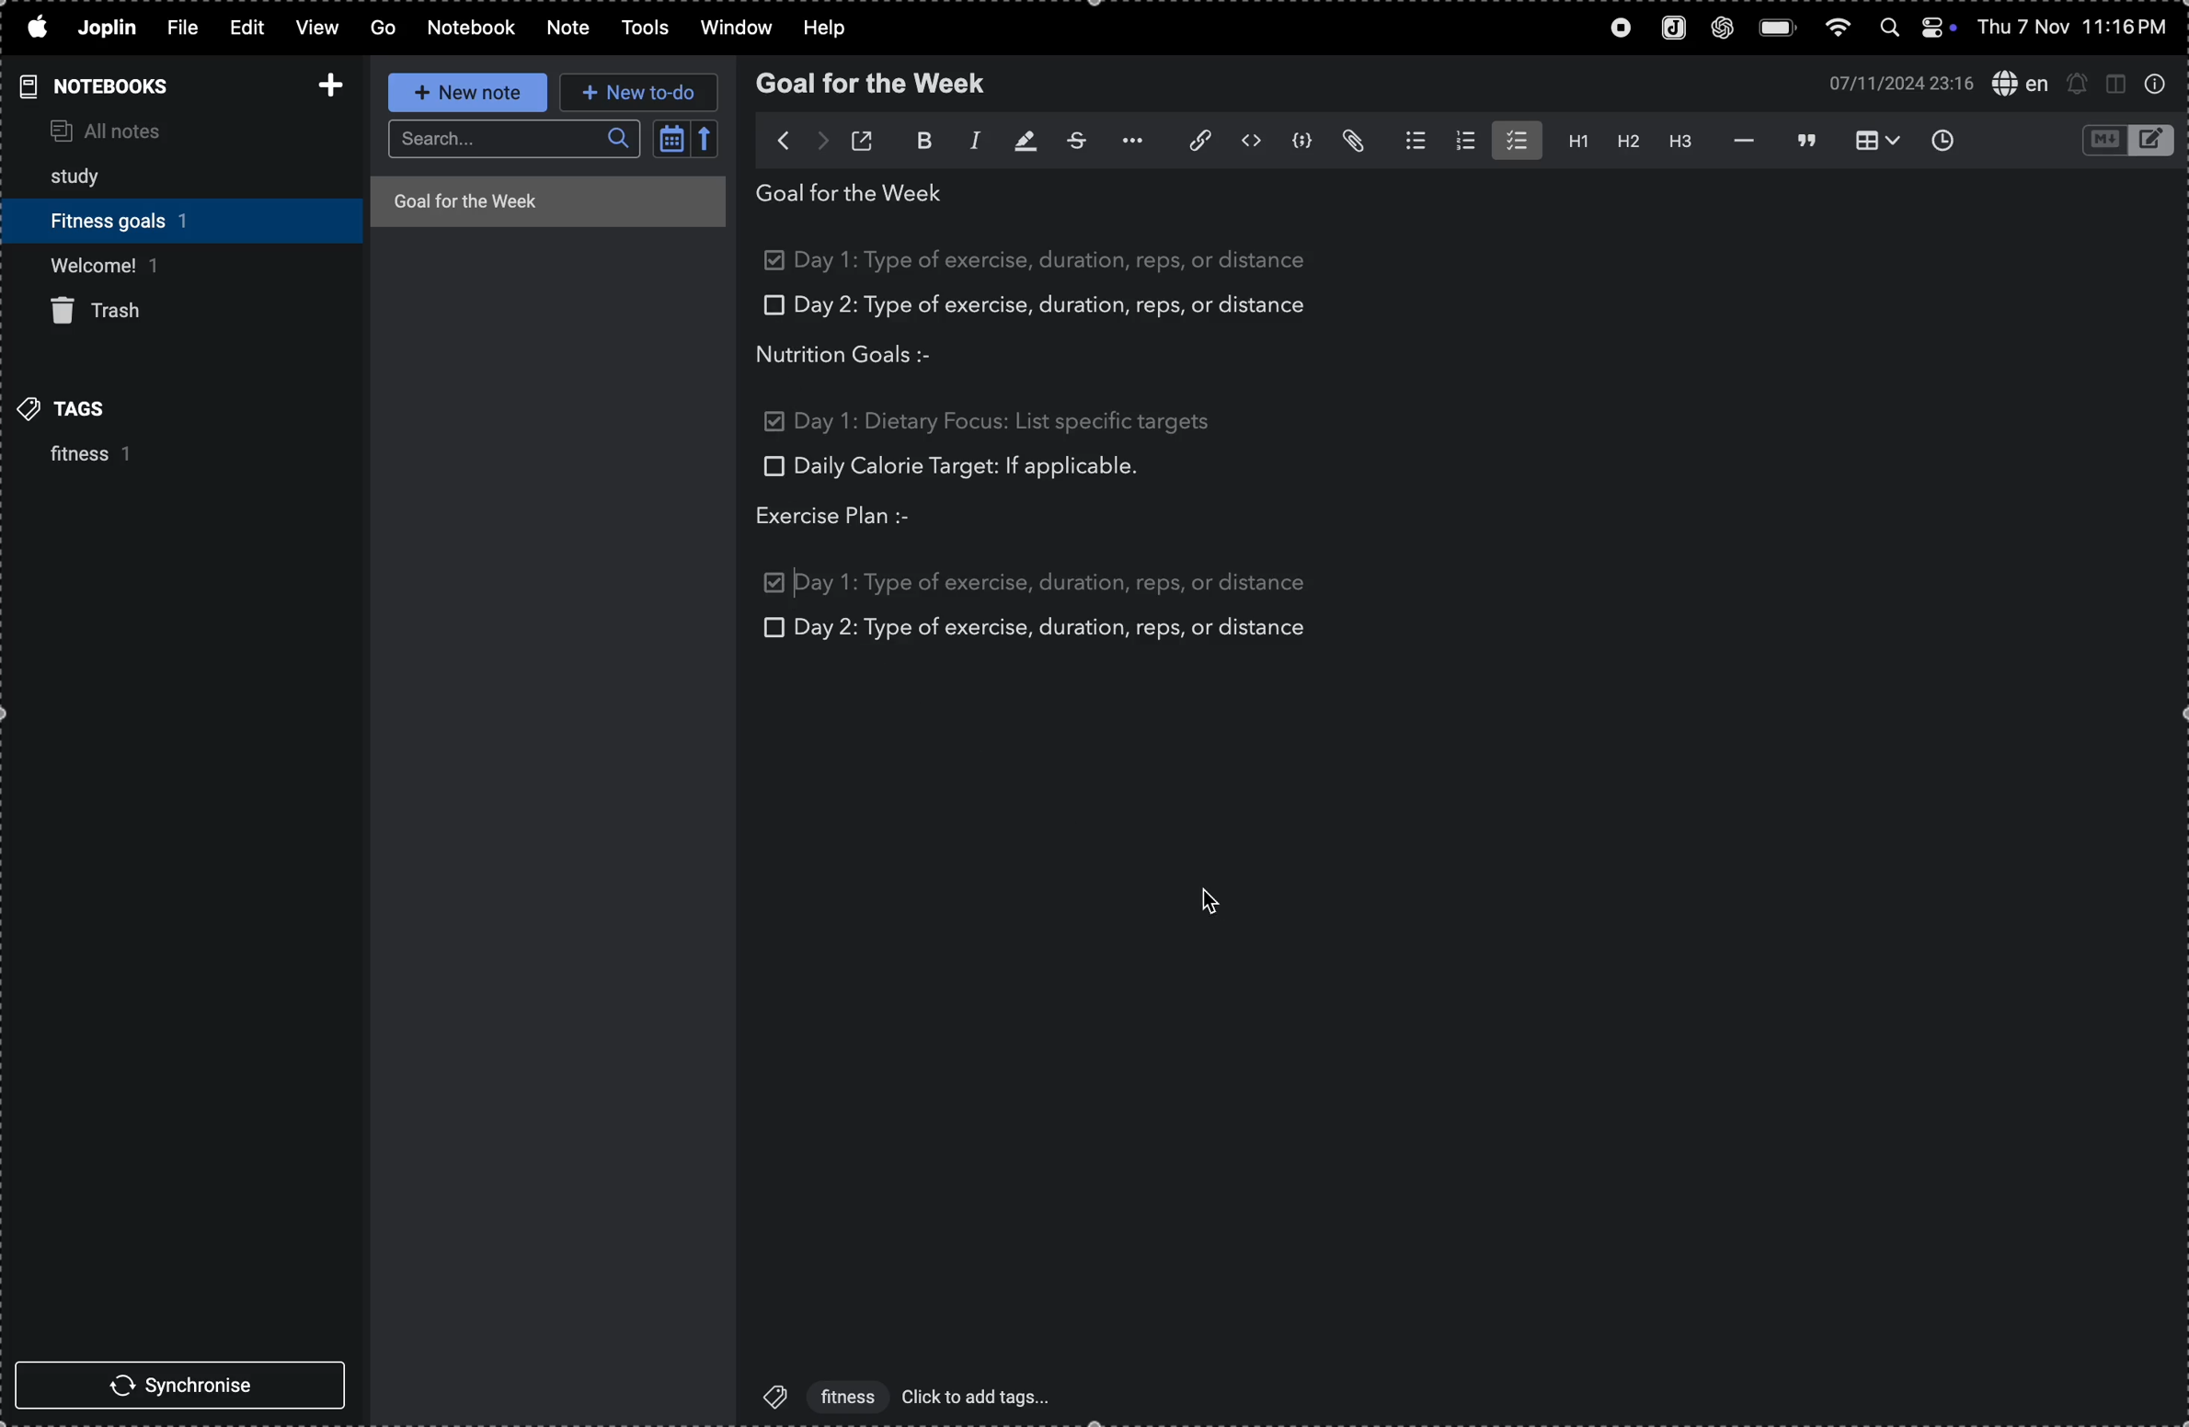 Image resolution: width=2189 pixels, height=1427 pixels. Describe the element at coordinates (964, 143) in the screenshot. I see `italic` at that location.